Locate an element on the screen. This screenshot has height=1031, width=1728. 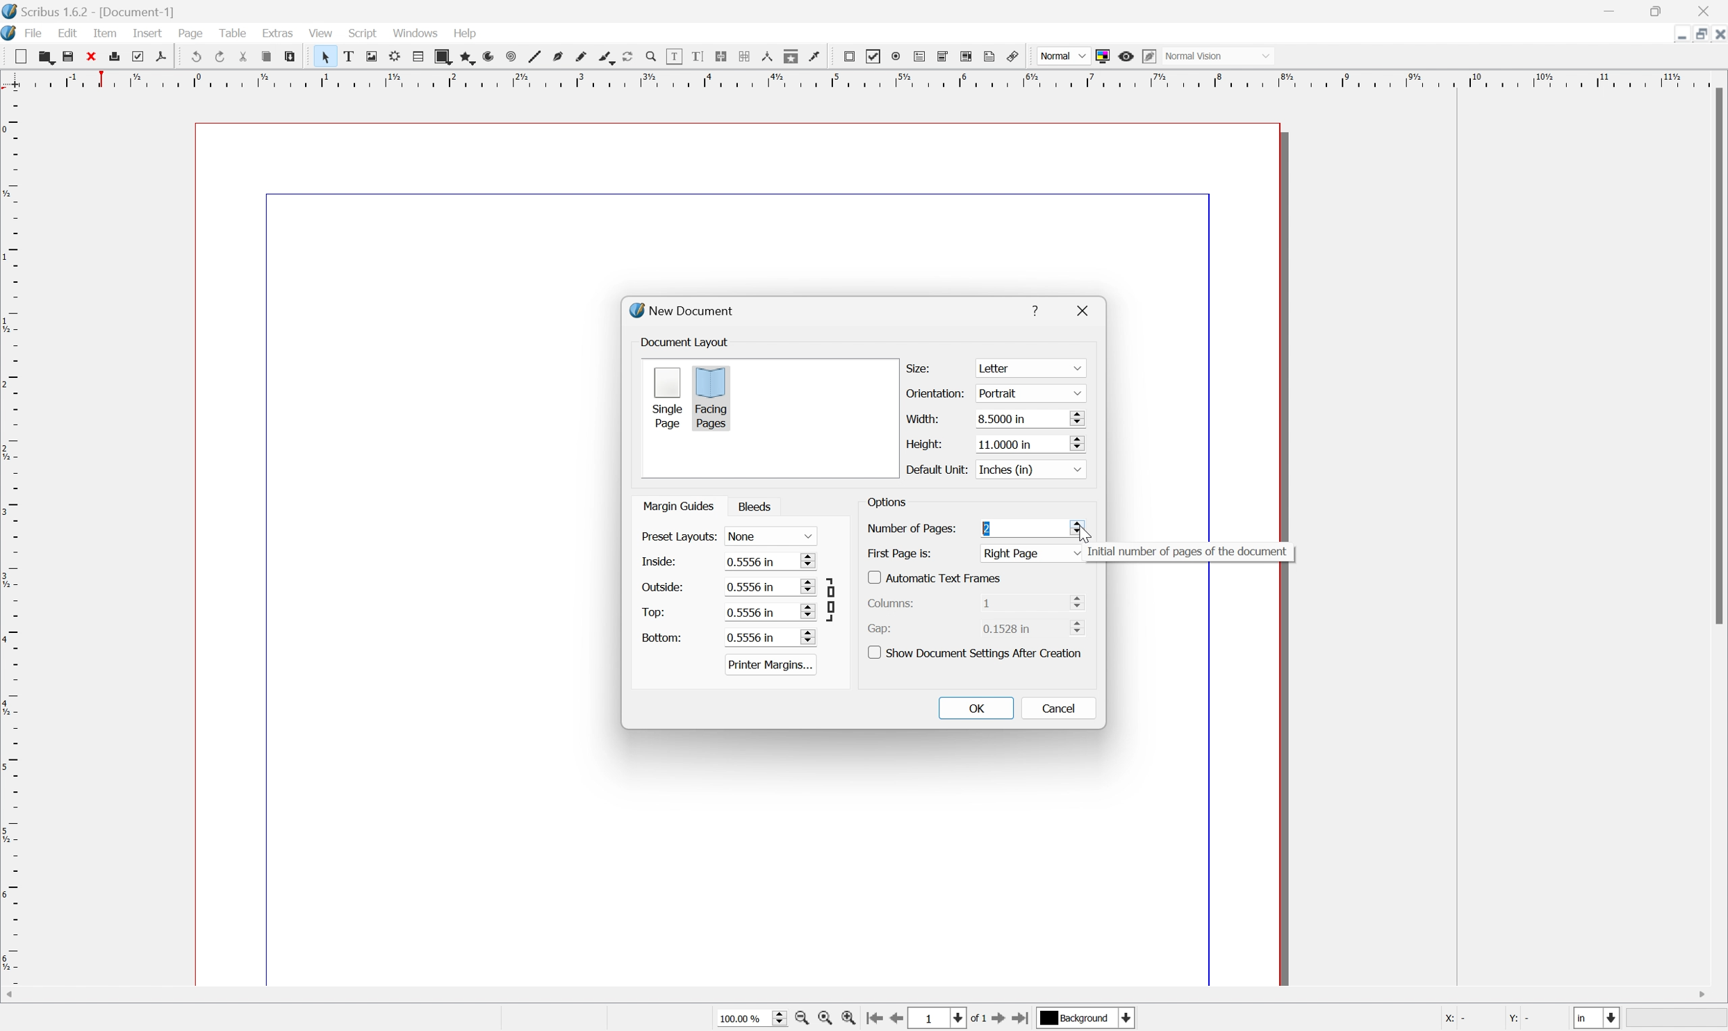
automatic text frames is located at coordinates (937, 577).